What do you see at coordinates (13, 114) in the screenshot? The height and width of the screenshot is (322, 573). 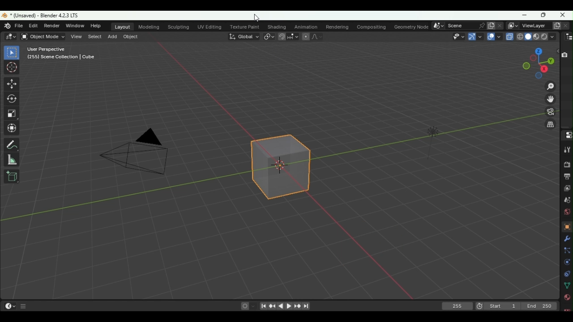 I see `scale` at bounding box center [13, 114].